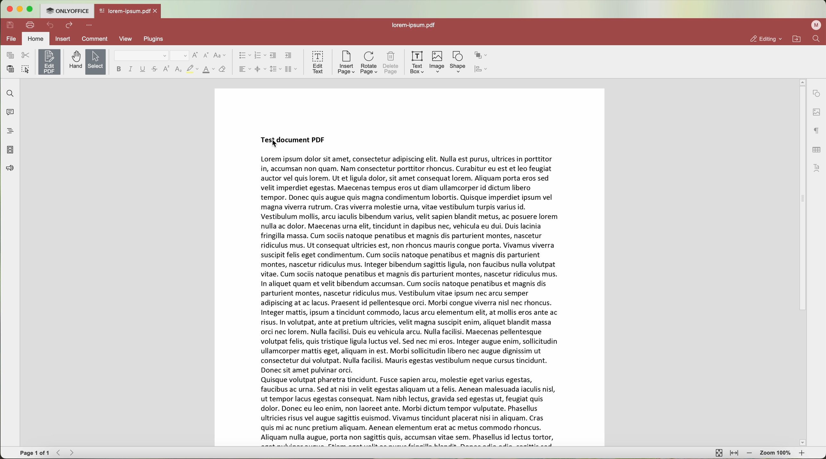 This screenshot has height=459, width=826. Describe the element at coordinates (245, 56) in the screenshot. I see `bulleted` at that location.